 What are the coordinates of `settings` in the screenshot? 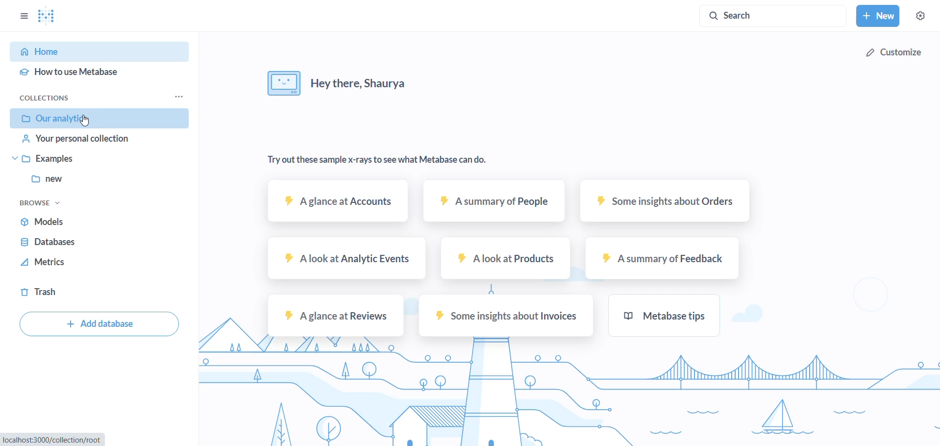 It's located at (921, 16).